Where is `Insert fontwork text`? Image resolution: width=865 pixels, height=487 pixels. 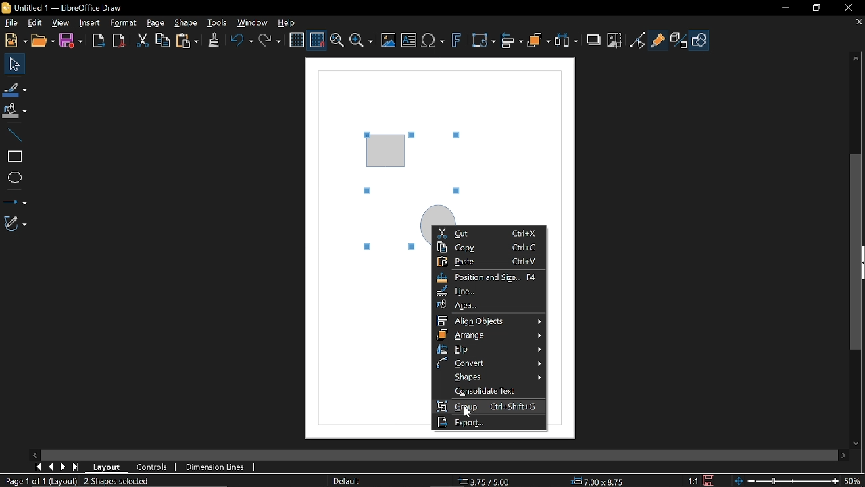
Insert fontwork text is located at coordinates (456, 41).